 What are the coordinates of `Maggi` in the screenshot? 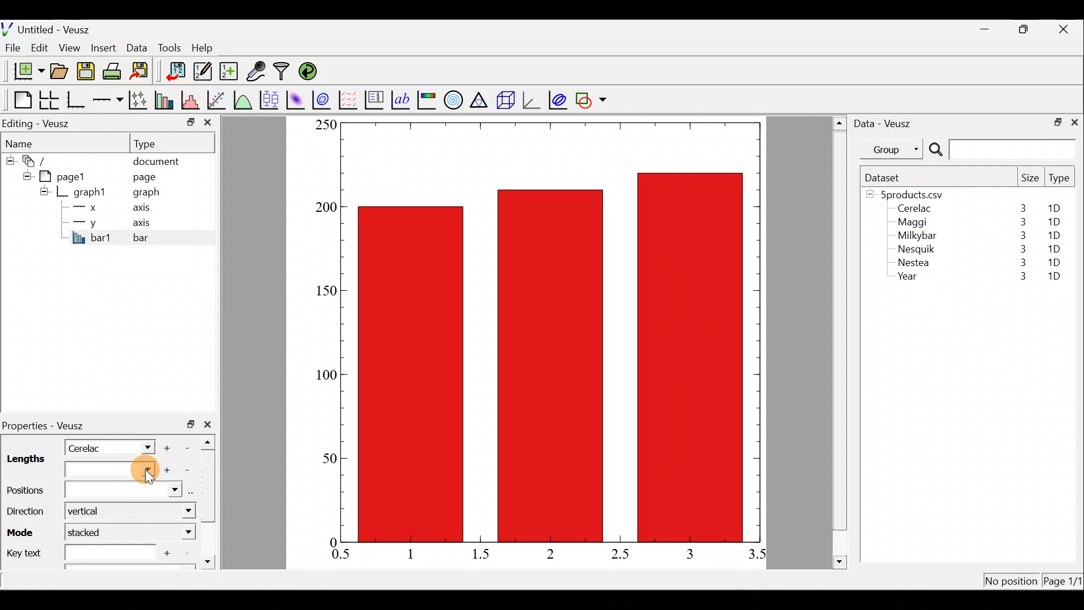 It's located at (913, 224).